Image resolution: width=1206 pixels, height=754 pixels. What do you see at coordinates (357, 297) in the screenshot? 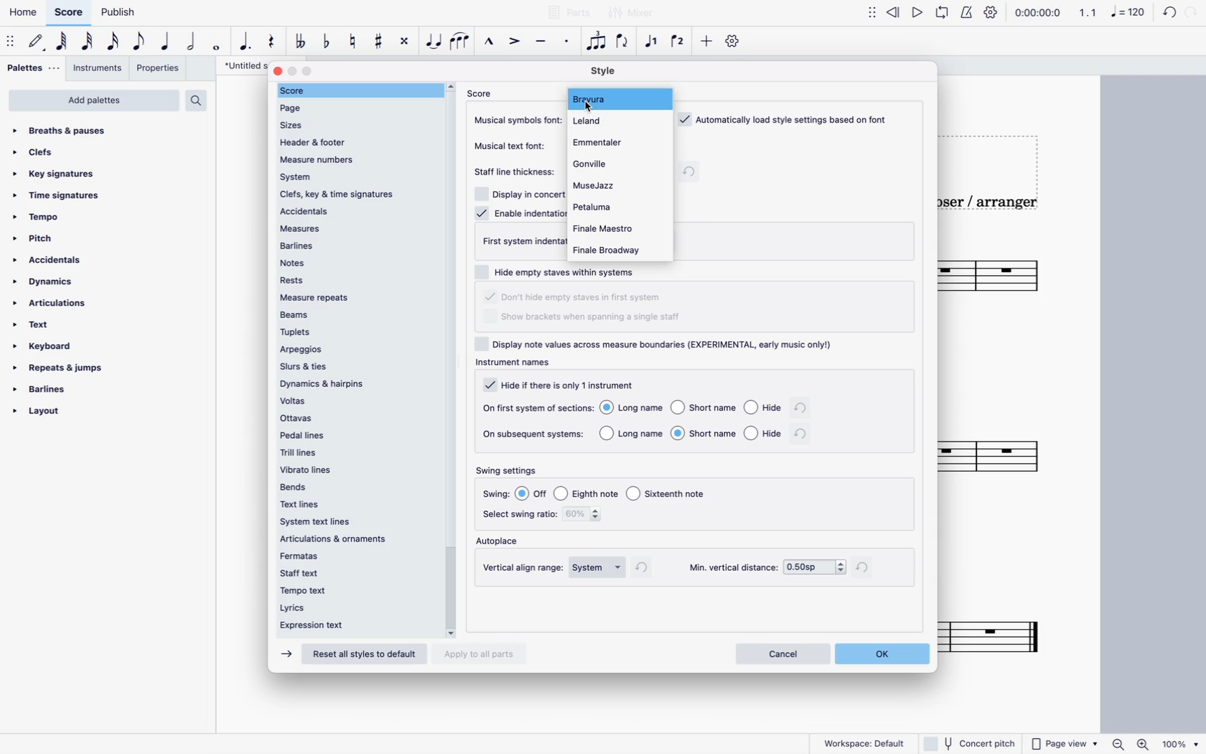
I see `measure repeats` at bounding box center [357, 297].